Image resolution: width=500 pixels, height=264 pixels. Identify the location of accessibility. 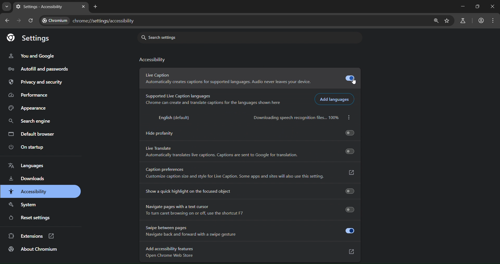
(154, 60).